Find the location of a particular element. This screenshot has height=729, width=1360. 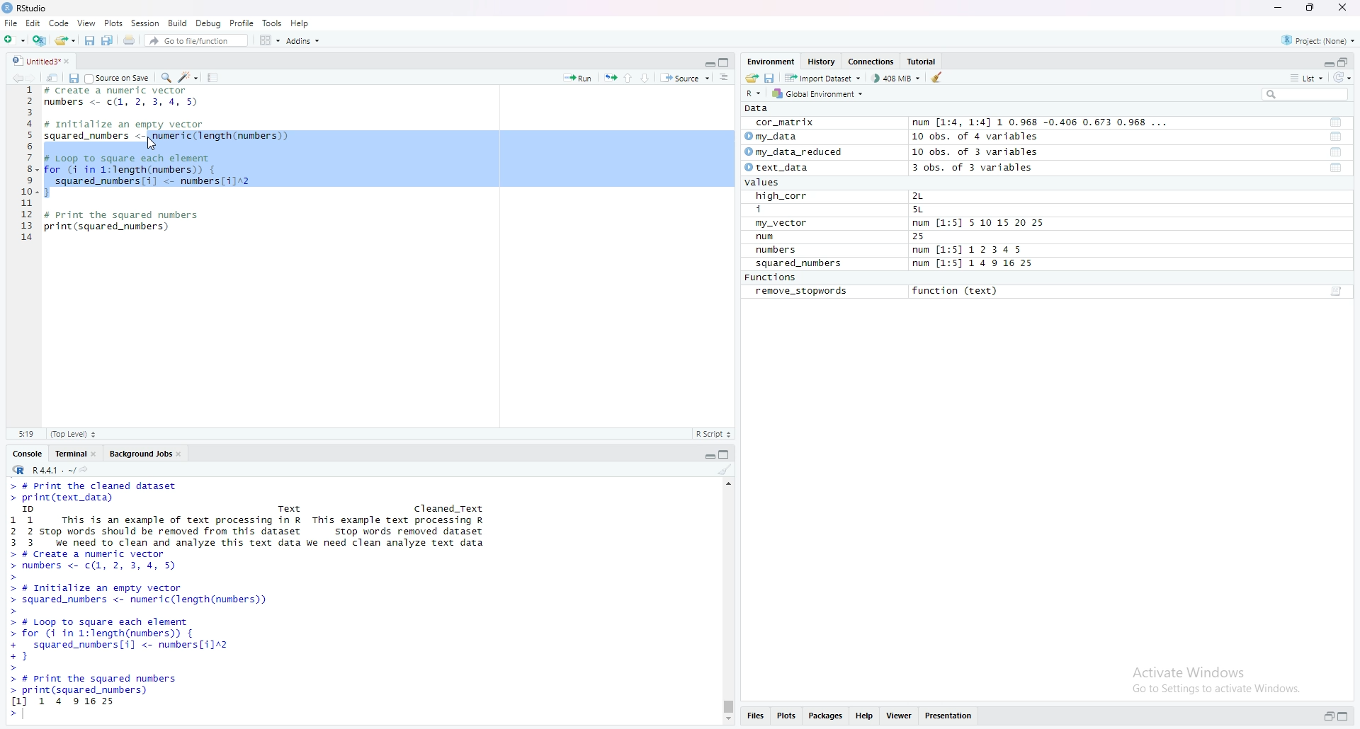

my_vector is located at coordinates (783, 224).